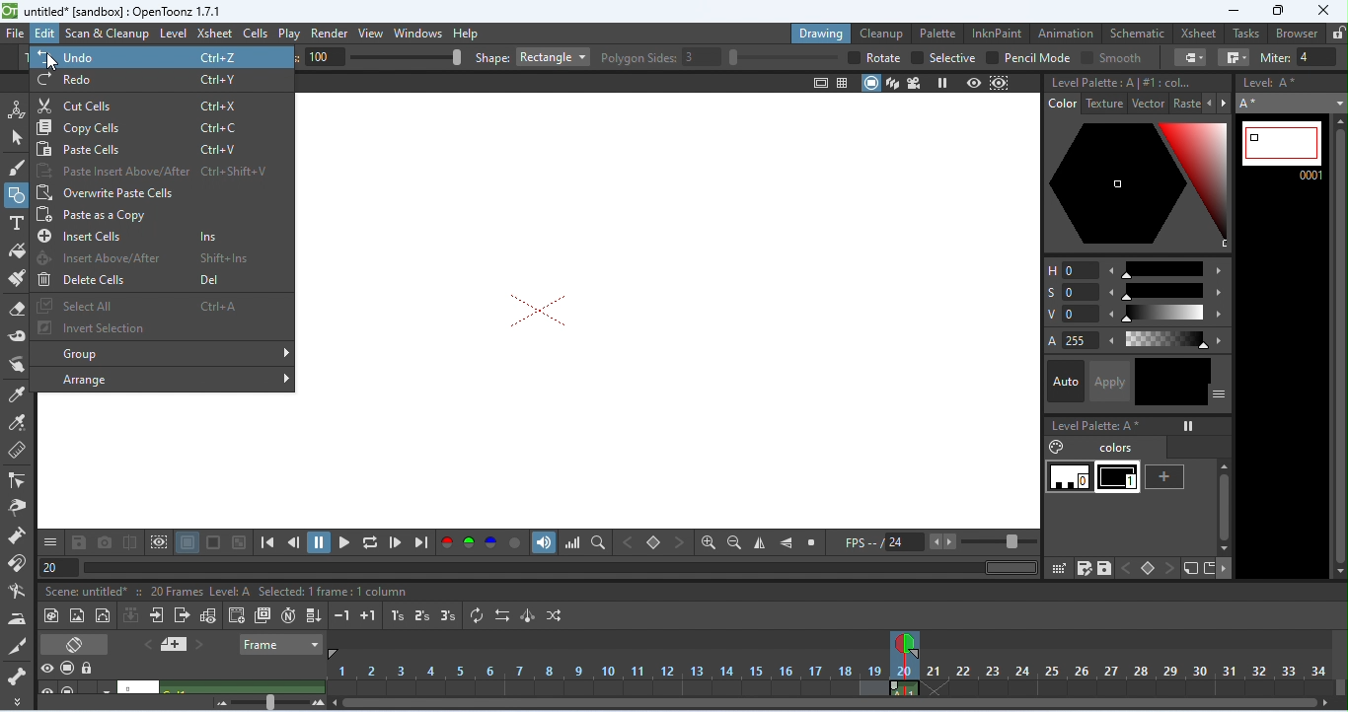 Image resolution: width=1348 pixels, height=712 pixels. What do you see at coordinates (1173, 382) in the screenshot?
I see `black` at bounding box center [1173, 382].